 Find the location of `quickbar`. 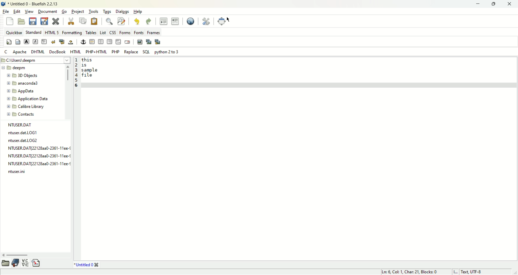

quickbar is located at coordinates (15, 32).